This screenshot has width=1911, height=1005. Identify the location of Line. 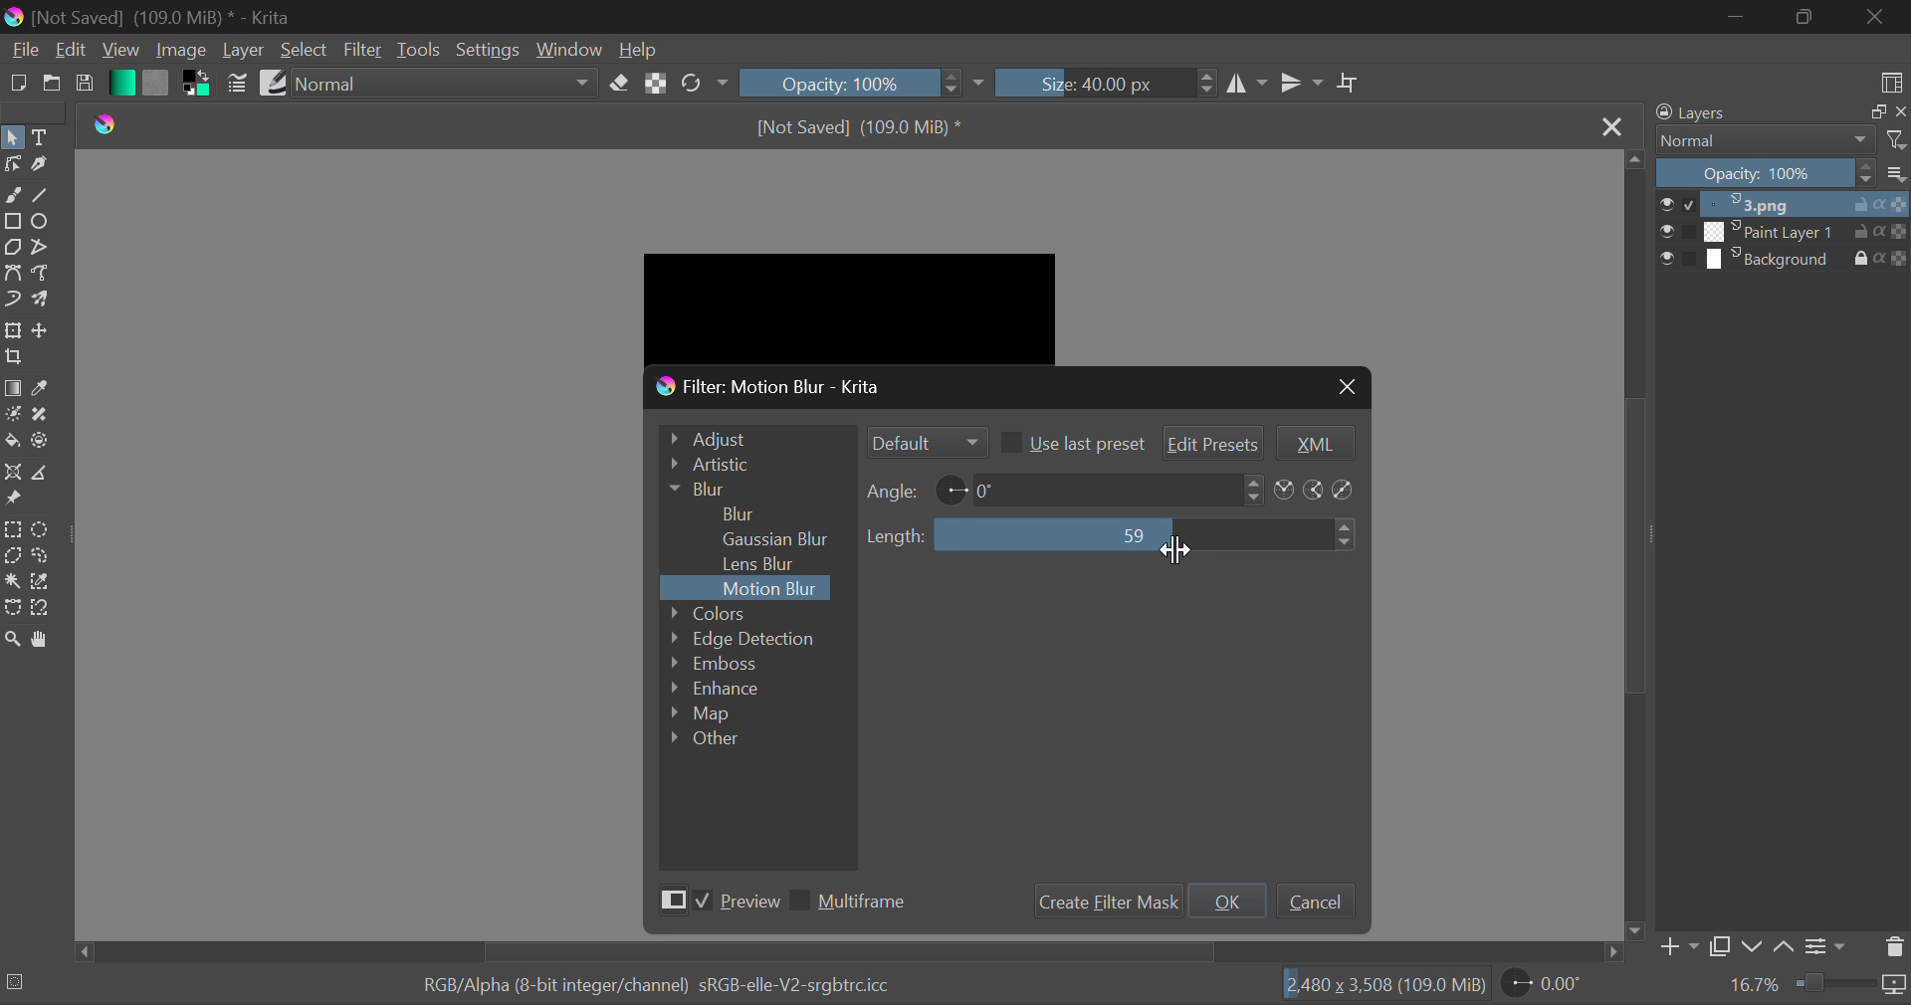
(43, 194).